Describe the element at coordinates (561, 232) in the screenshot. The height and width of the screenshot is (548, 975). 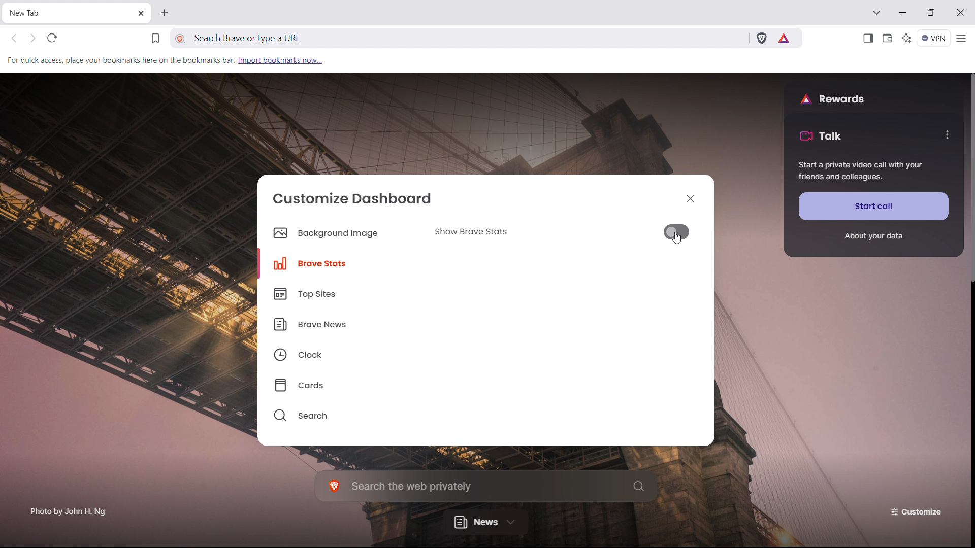
I see `show brave stats` at that location.